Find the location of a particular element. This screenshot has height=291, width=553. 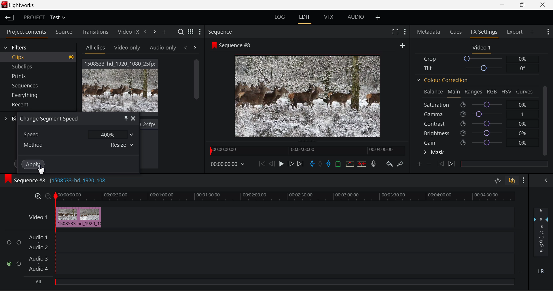

Brightness is located at coordinates (478, 134).